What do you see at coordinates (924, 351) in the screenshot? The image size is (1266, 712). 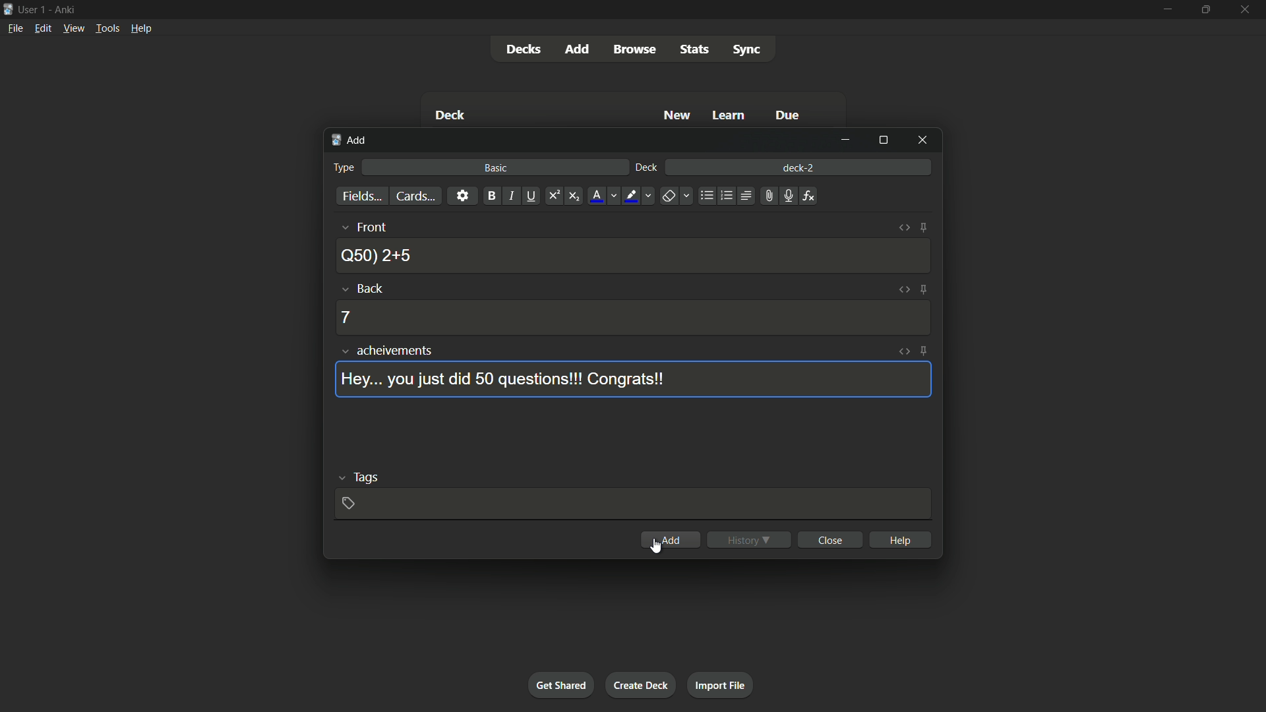 I see `toggle sticky` at bounding box center [924, 351].